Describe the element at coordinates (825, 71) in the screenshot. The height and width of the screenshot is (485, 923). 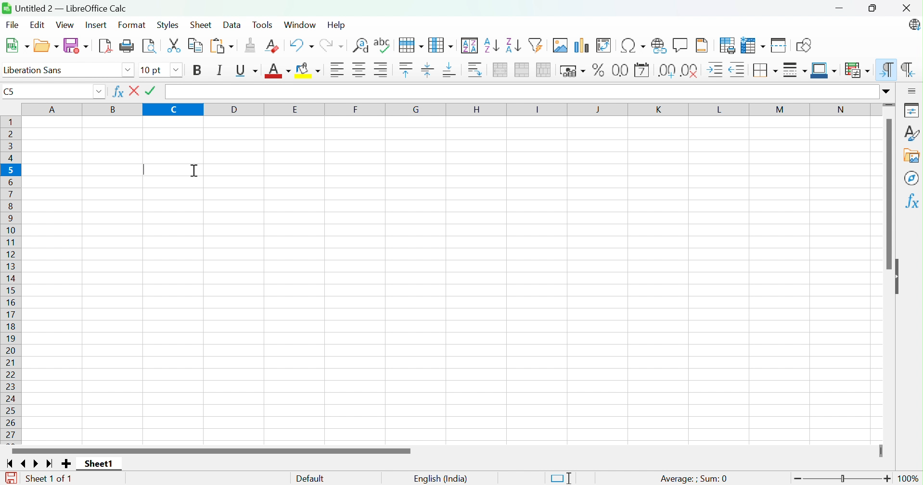
I see `Border color` at that location.